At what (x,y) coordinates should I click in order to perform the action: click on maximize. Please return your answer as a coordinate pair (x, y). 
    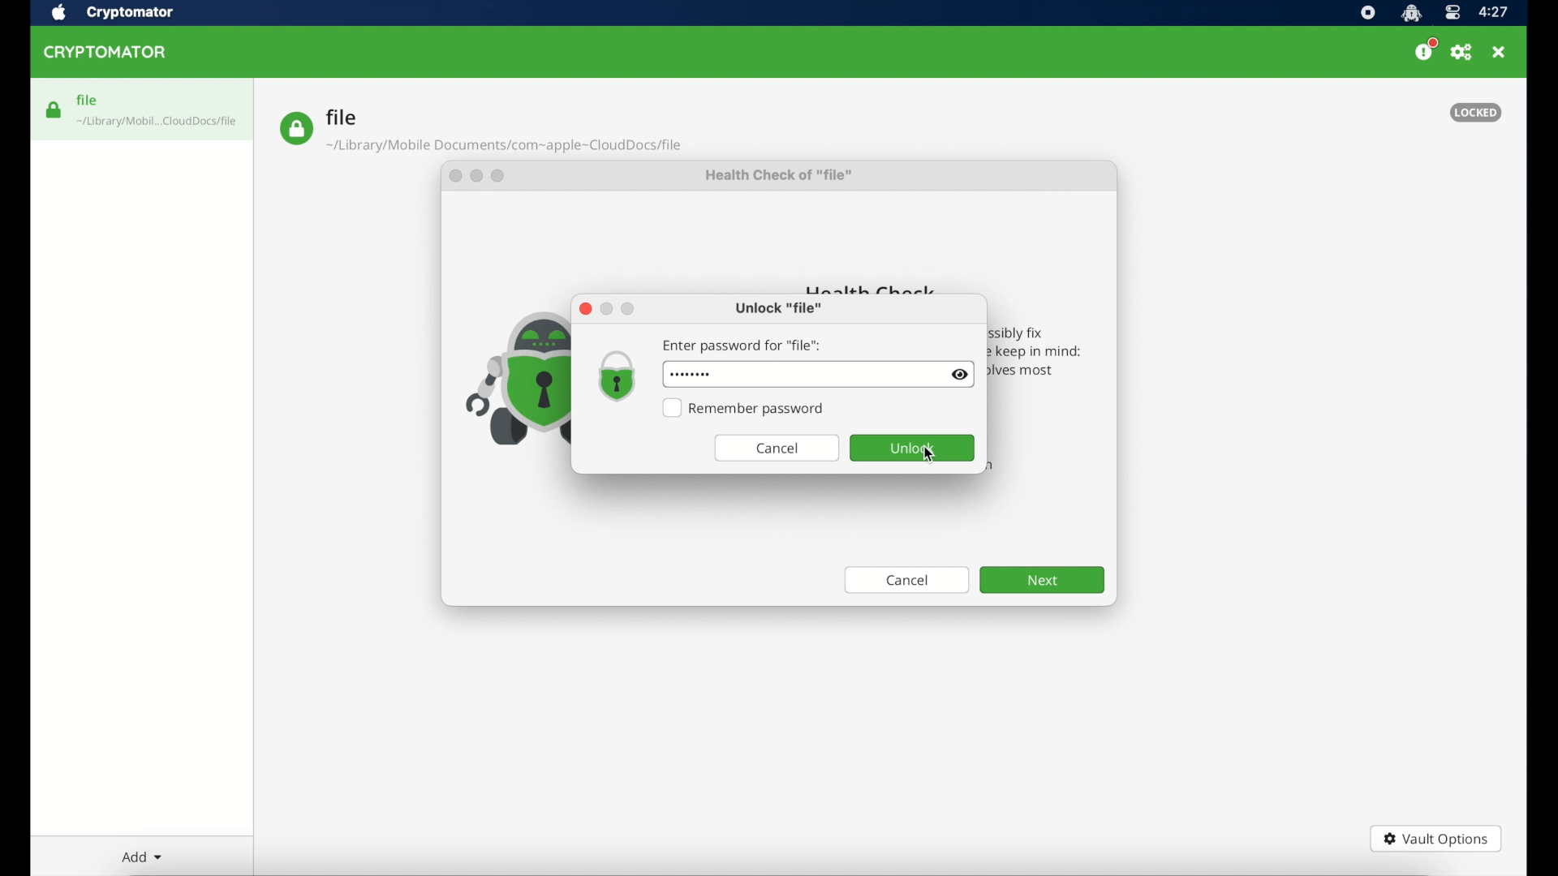
    Looking at the image, I should click on (502, 178).